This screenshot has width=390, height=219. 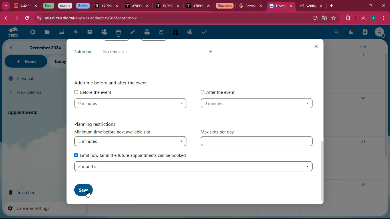 I want to click on personal, so click(x=33, y=78).